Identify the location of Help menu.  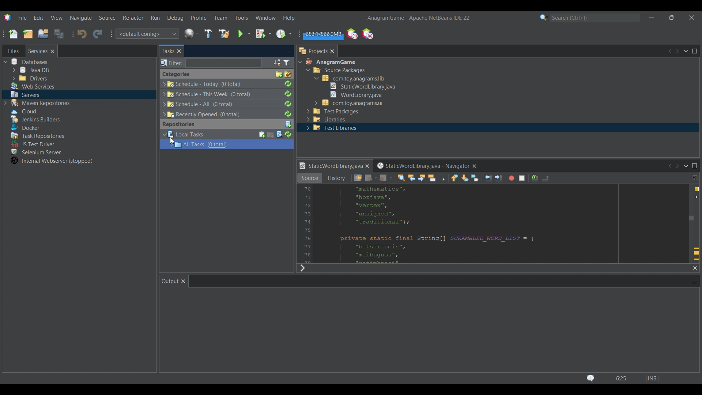
(289, 18).